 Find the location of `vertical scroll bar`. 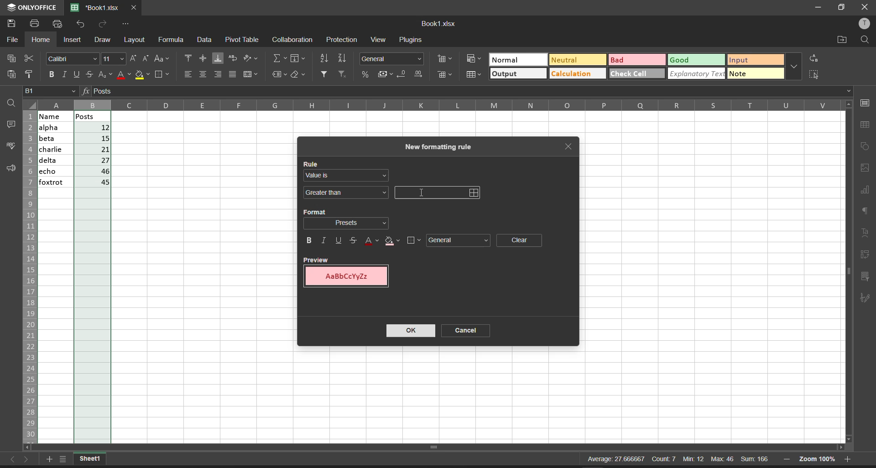

vertical scroll bar is located at coordinates (849, 263).